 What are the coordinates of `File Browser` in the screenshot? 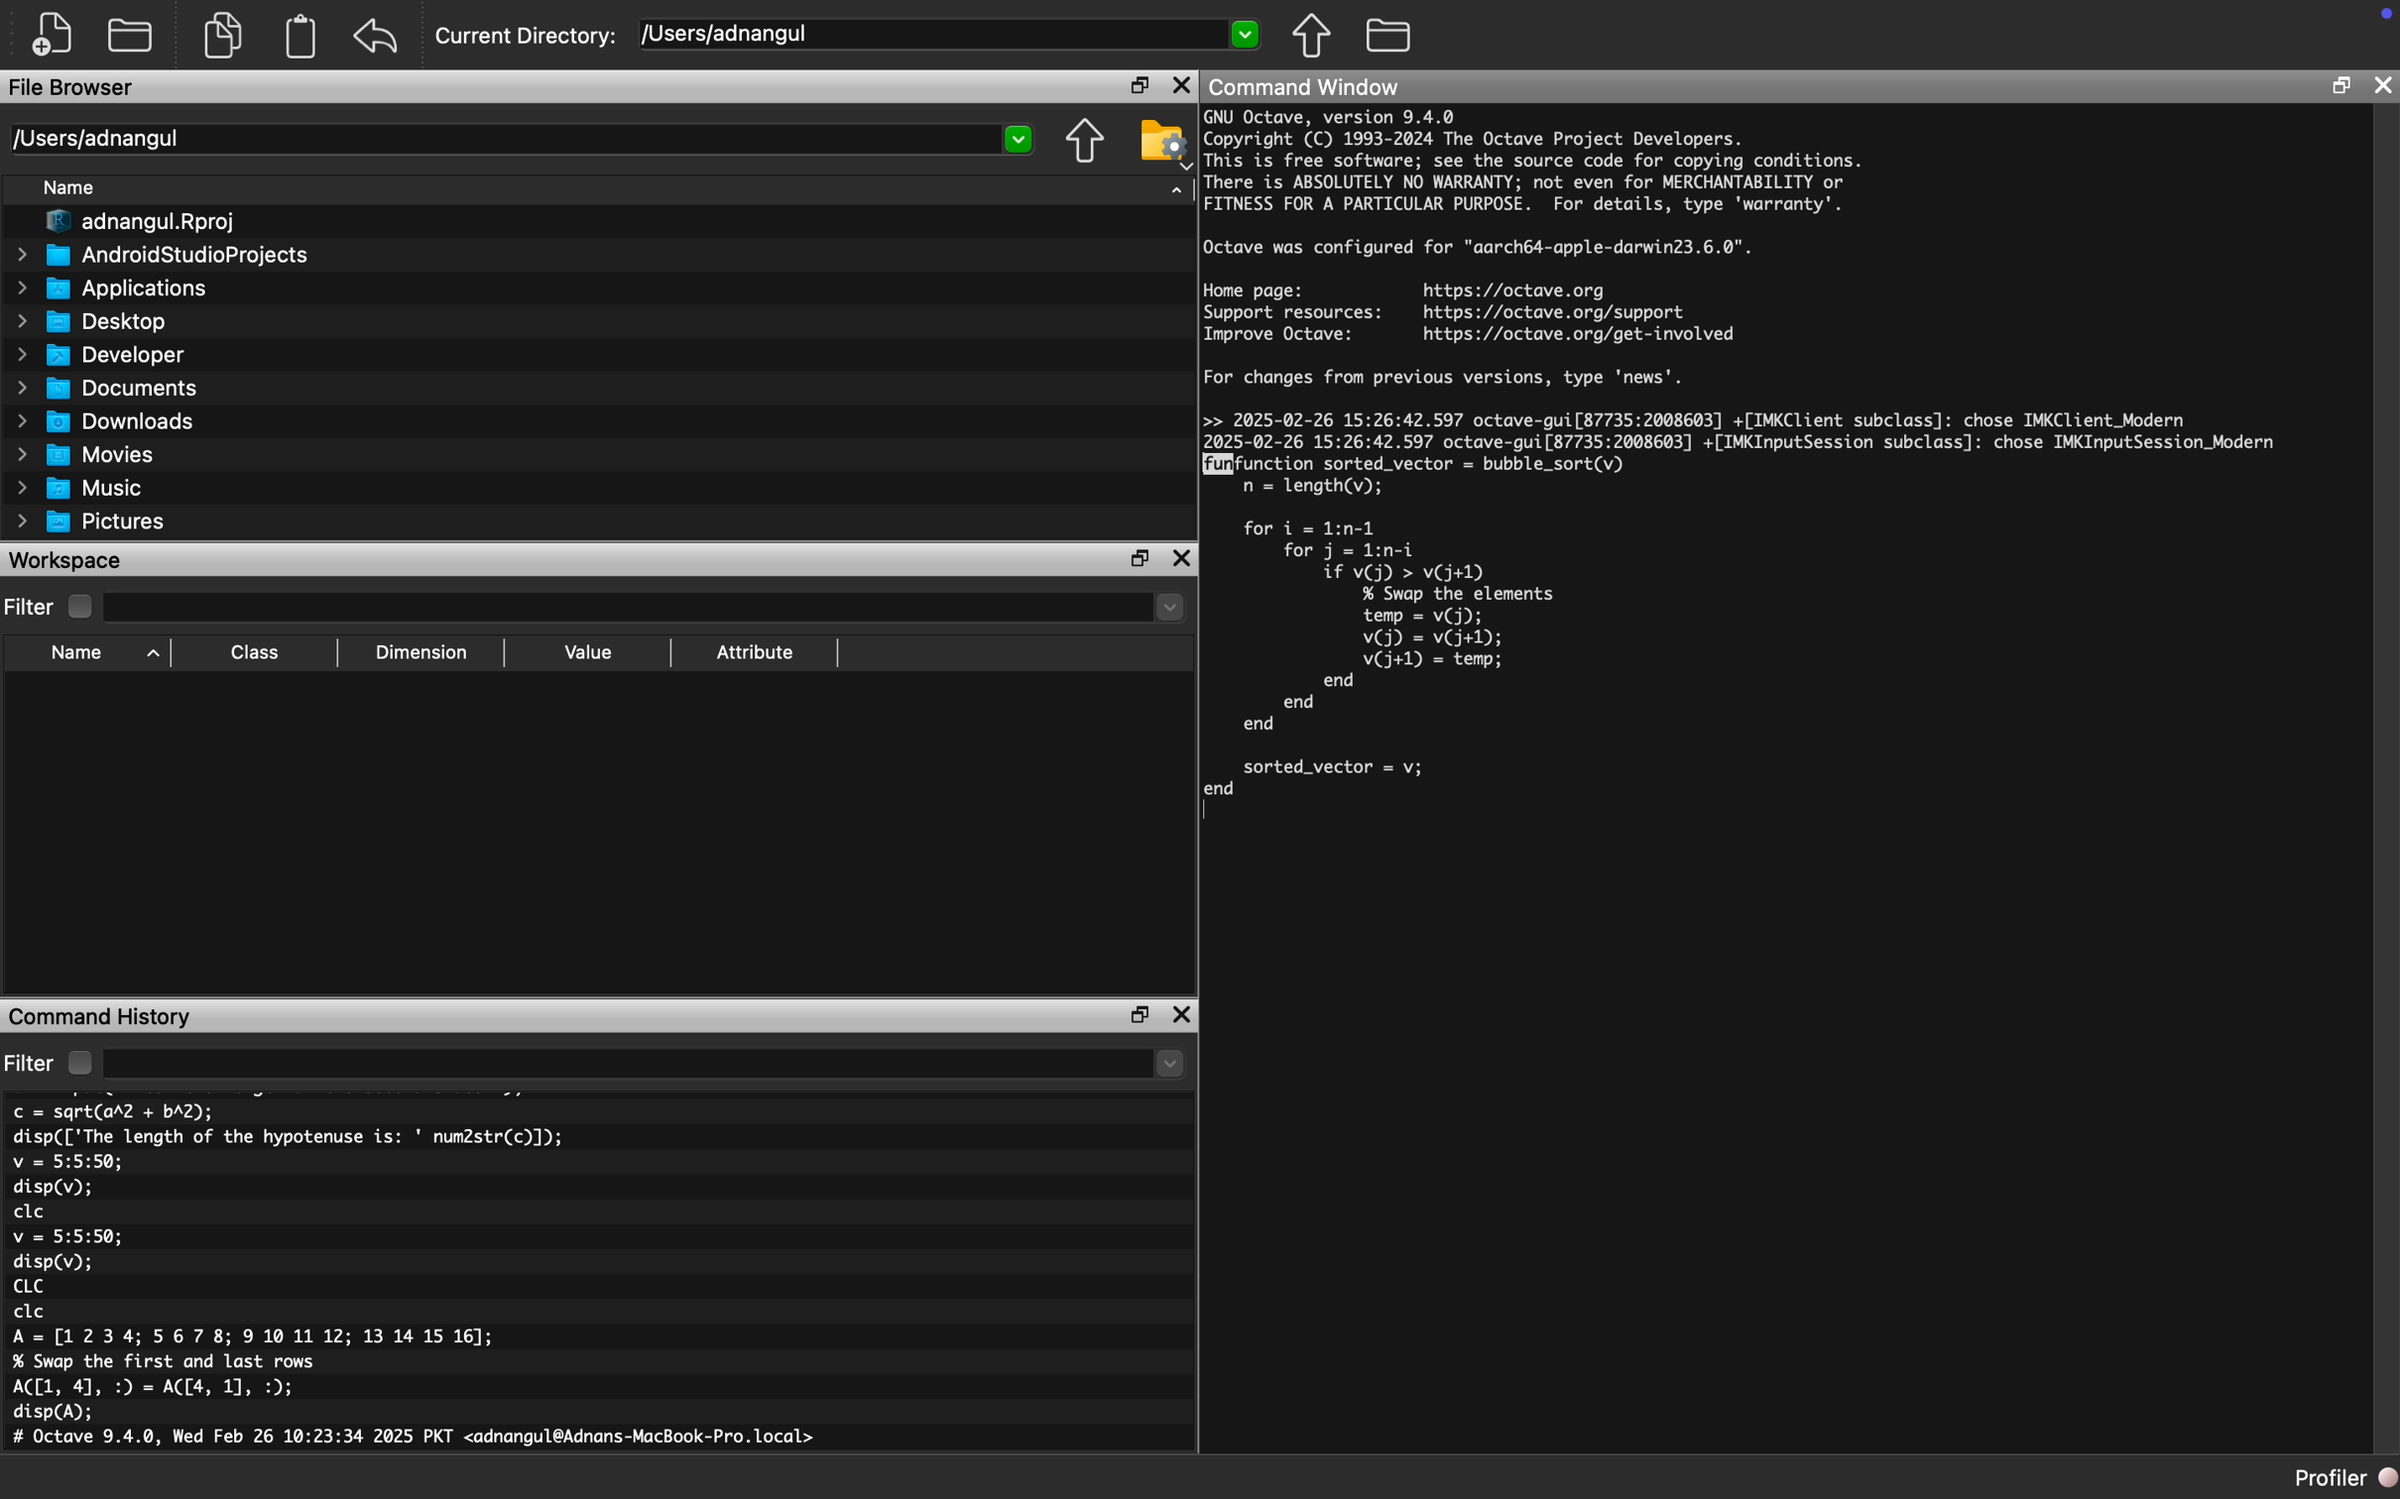 It's located at (74, 88).